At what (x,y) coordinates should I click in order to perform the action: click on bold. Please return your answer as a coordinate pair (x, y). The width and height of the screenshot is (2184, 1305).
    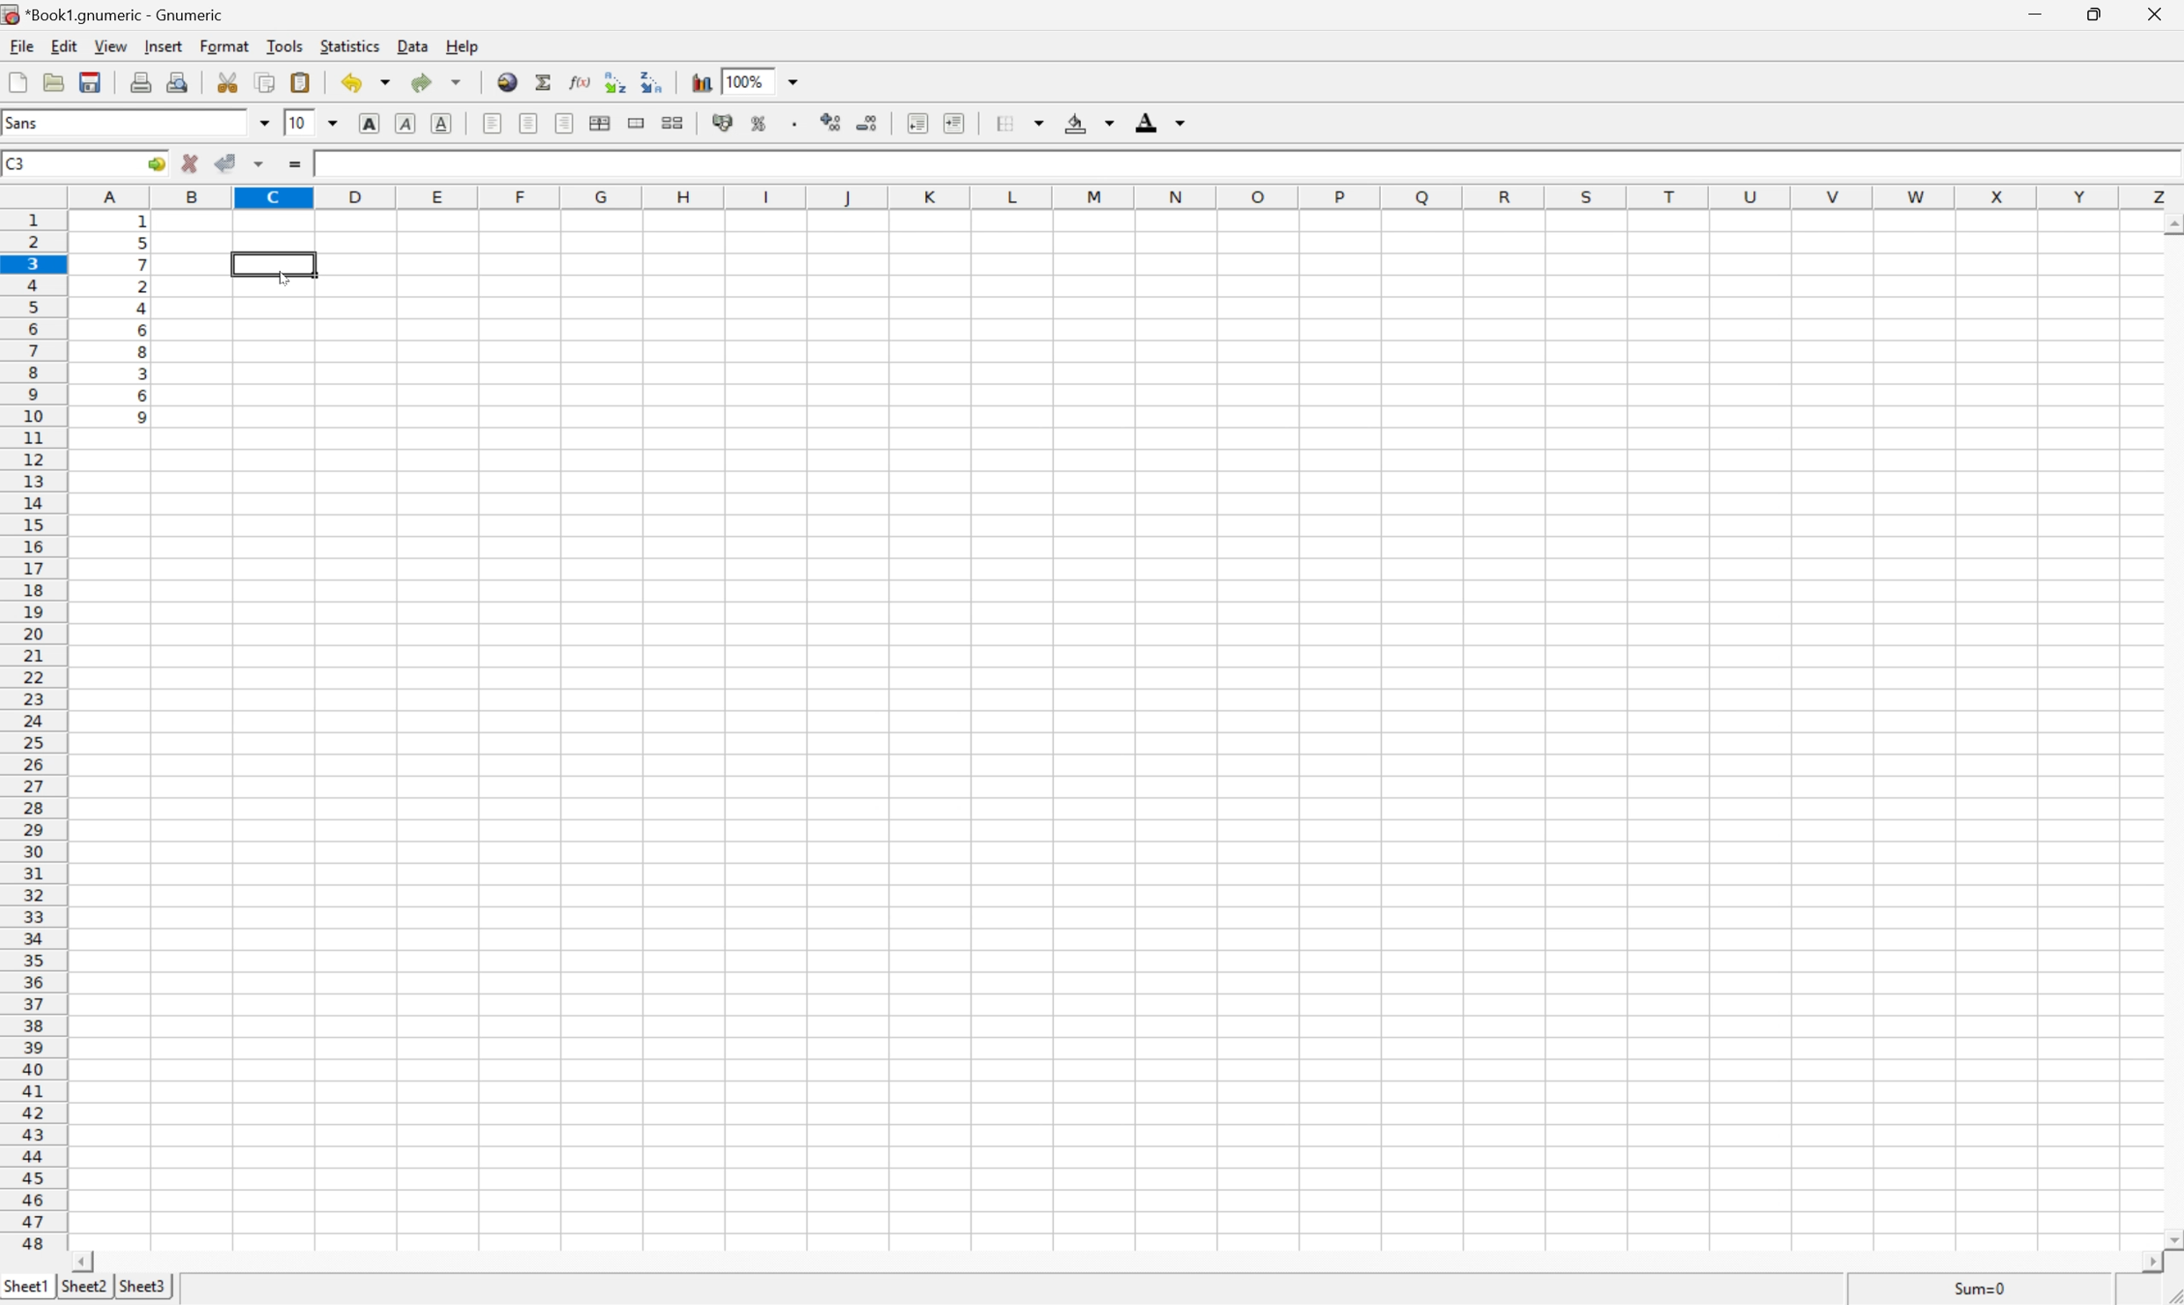
    Looking at the image, I should click on (368, 123).